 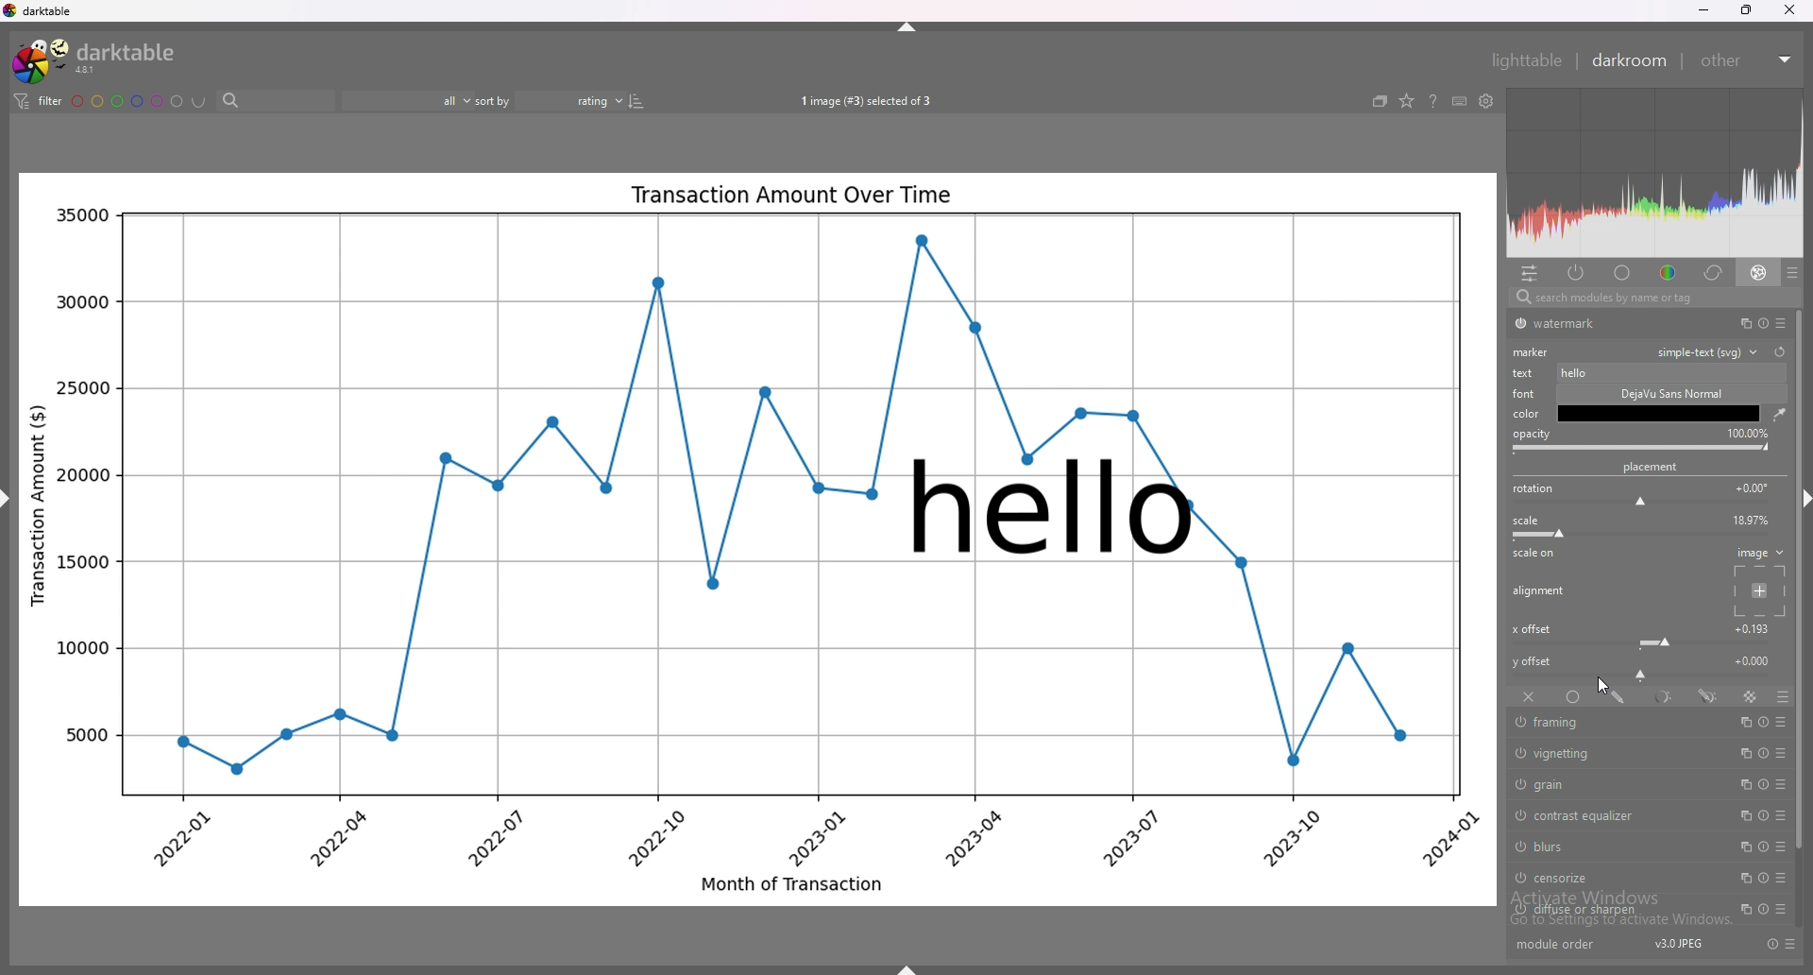 I want to click on show global preferences, so click(x=1485, y=101).